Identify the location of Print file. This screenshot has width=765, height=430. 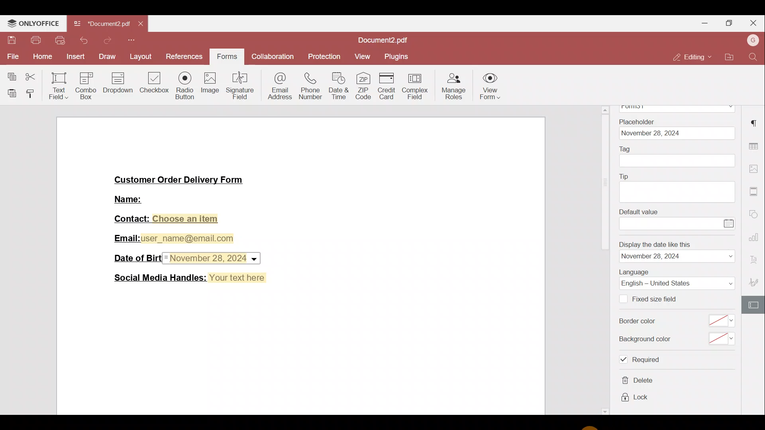
(33, 41).